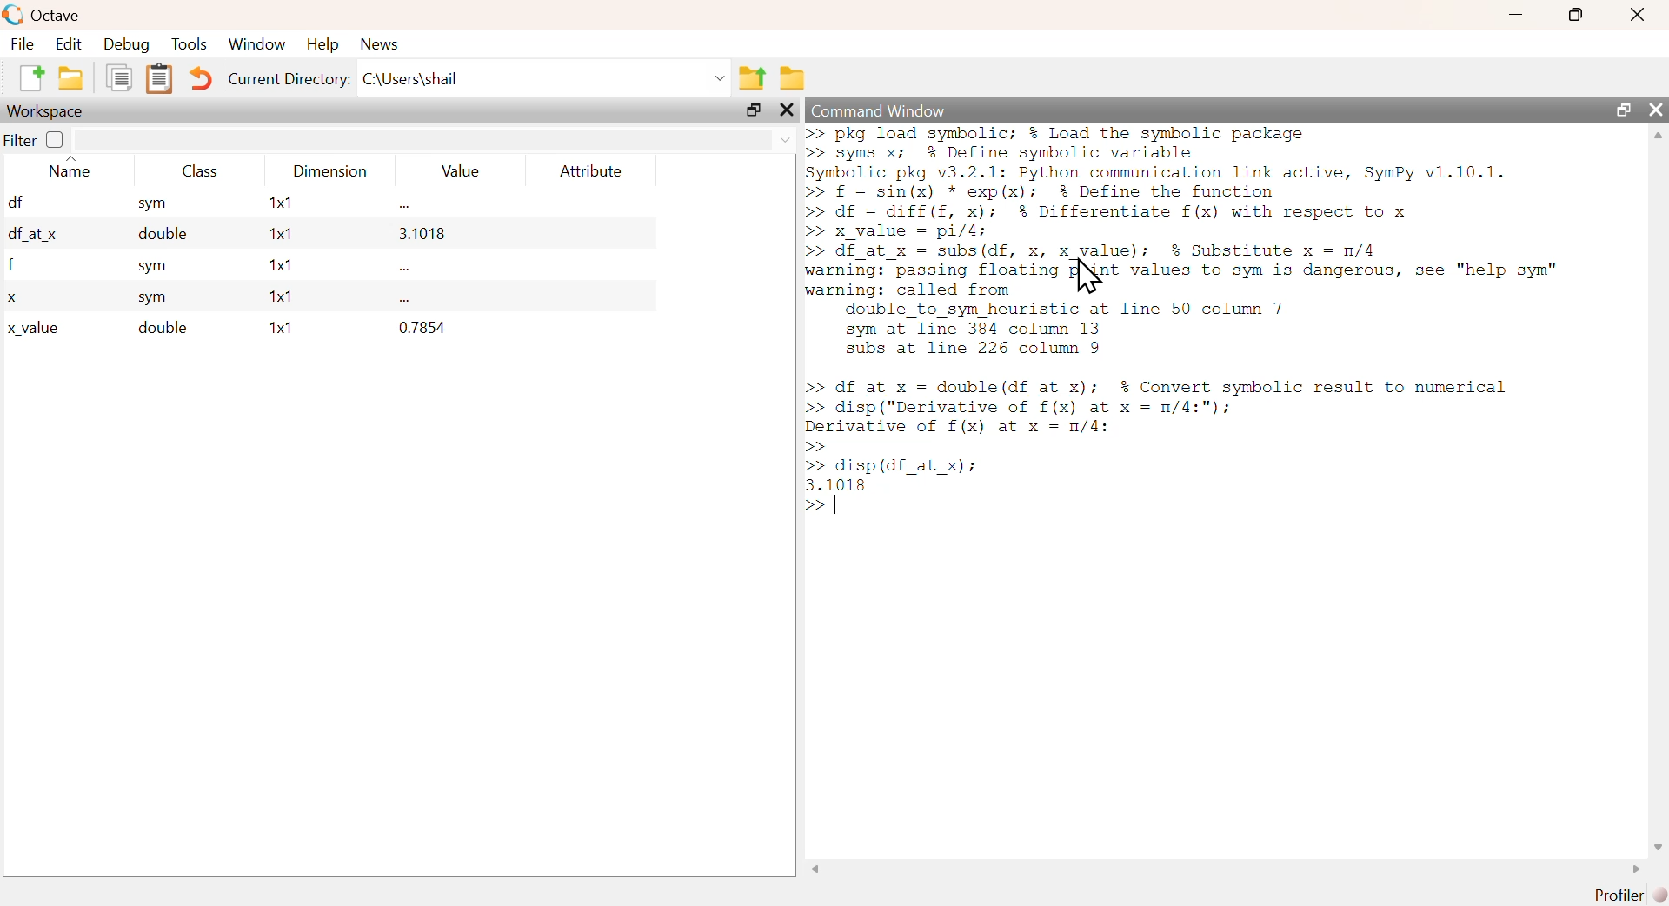  Describe the element at coordinates (1632, 870) in the screenshot. I see `scroll right` at that location.